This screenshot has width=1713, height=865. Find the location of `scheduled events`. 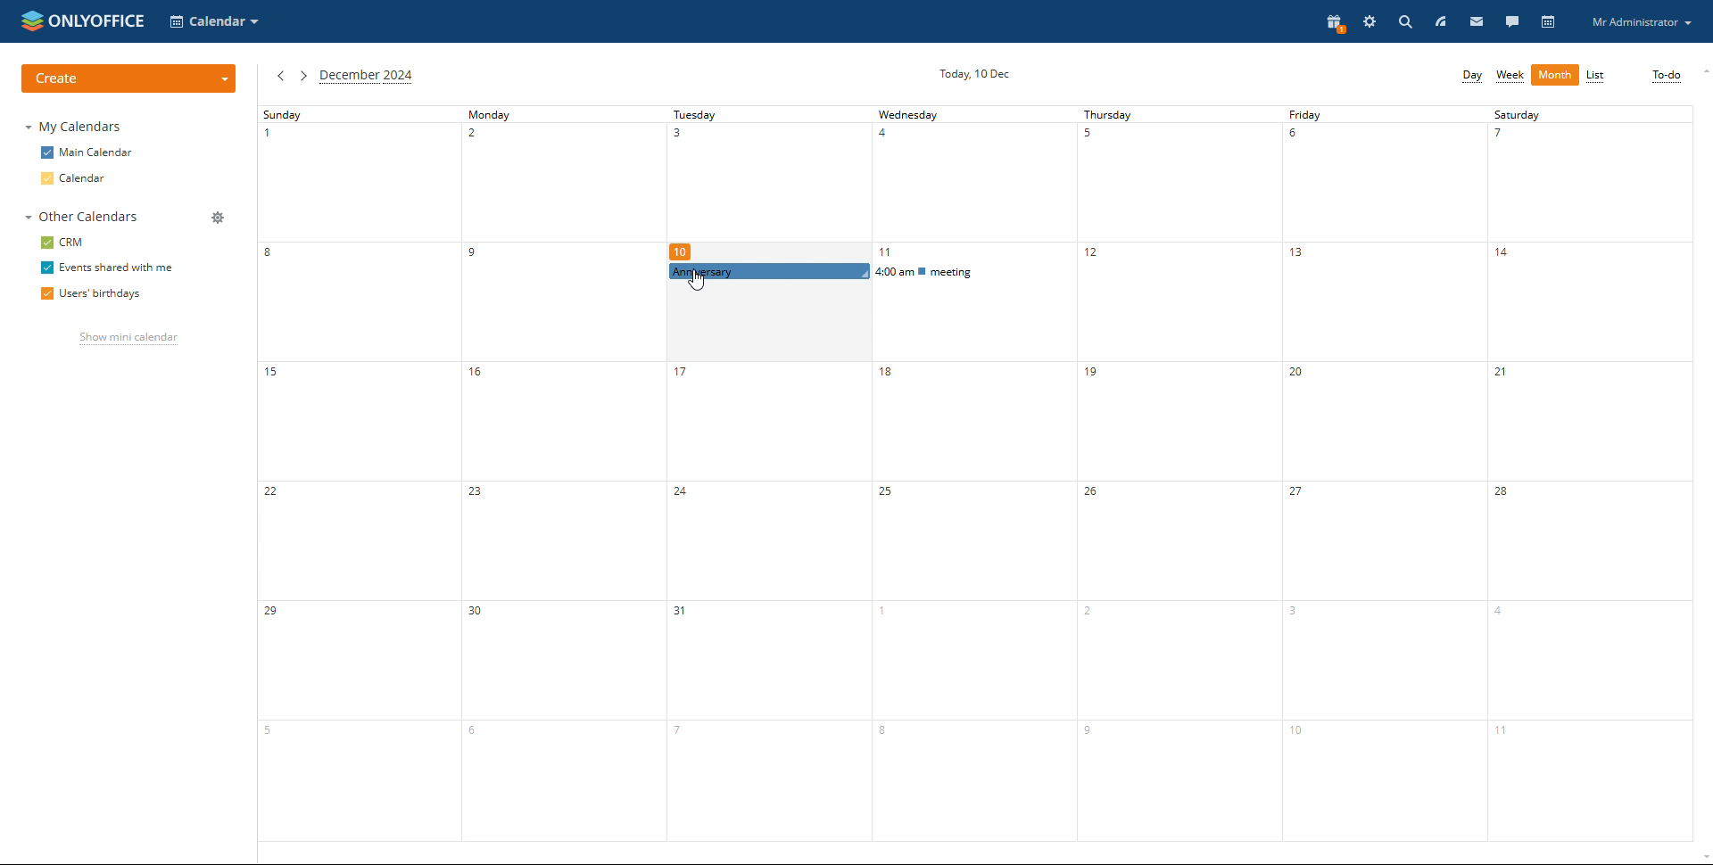

scheduled events is located at coordinates (868, 272).